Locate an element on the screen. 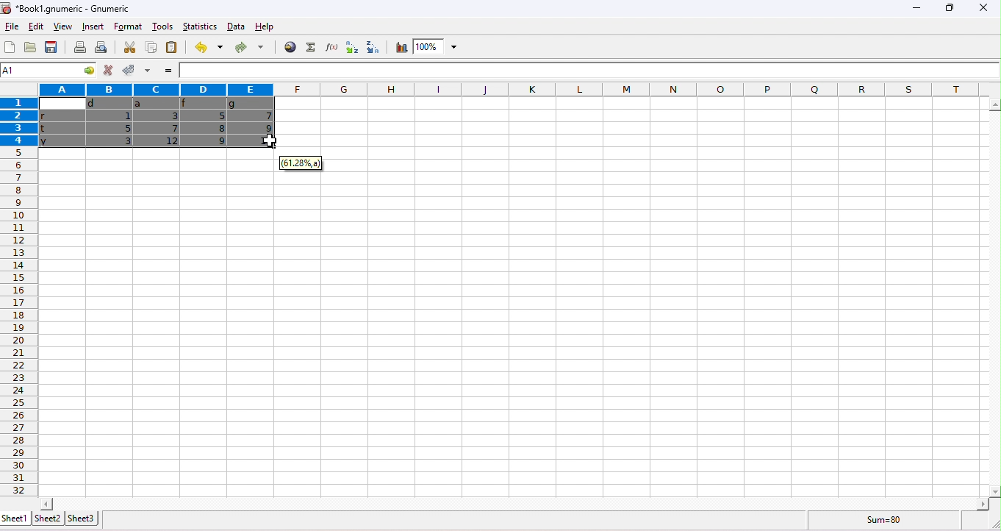 The image size is (1001, 531). minimize is located at coordinates (916, 10).